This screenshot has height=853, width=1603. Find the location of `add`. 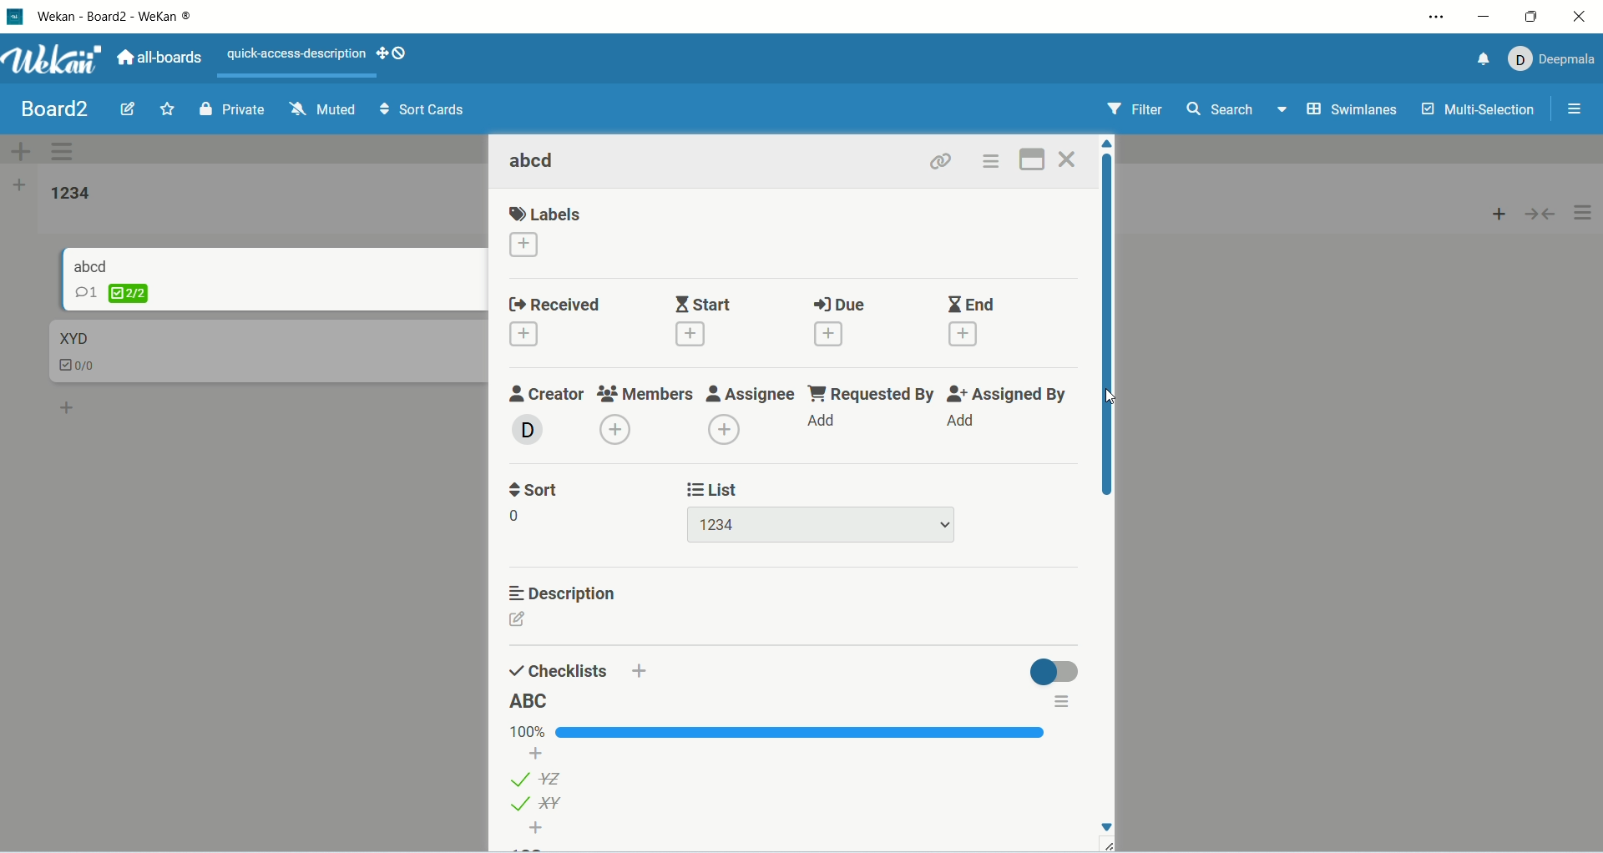

add is located at coordinates (827, 335).